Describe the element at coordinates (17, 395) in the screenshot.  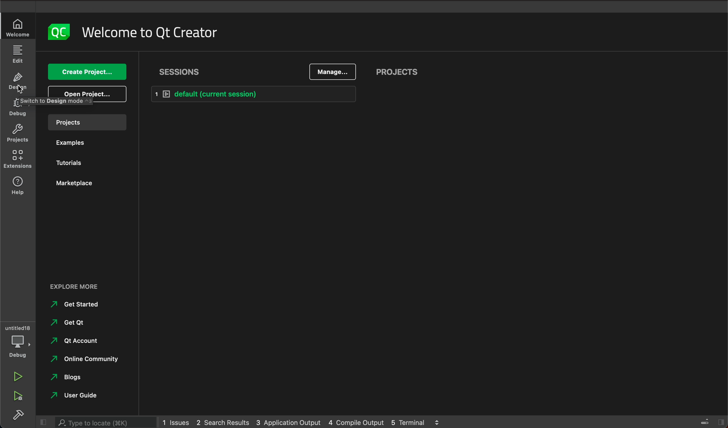
I see `run debug` at that location.